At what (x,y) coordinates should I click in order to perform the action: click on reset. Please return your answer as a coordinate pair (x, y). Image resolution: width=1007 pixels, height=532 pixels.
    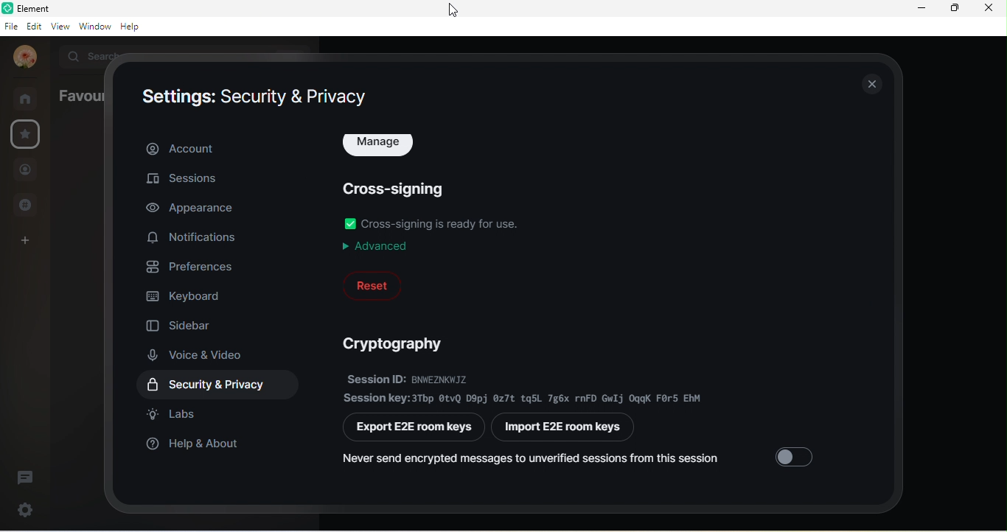
    Looking at the image, I should click on (373, 285).